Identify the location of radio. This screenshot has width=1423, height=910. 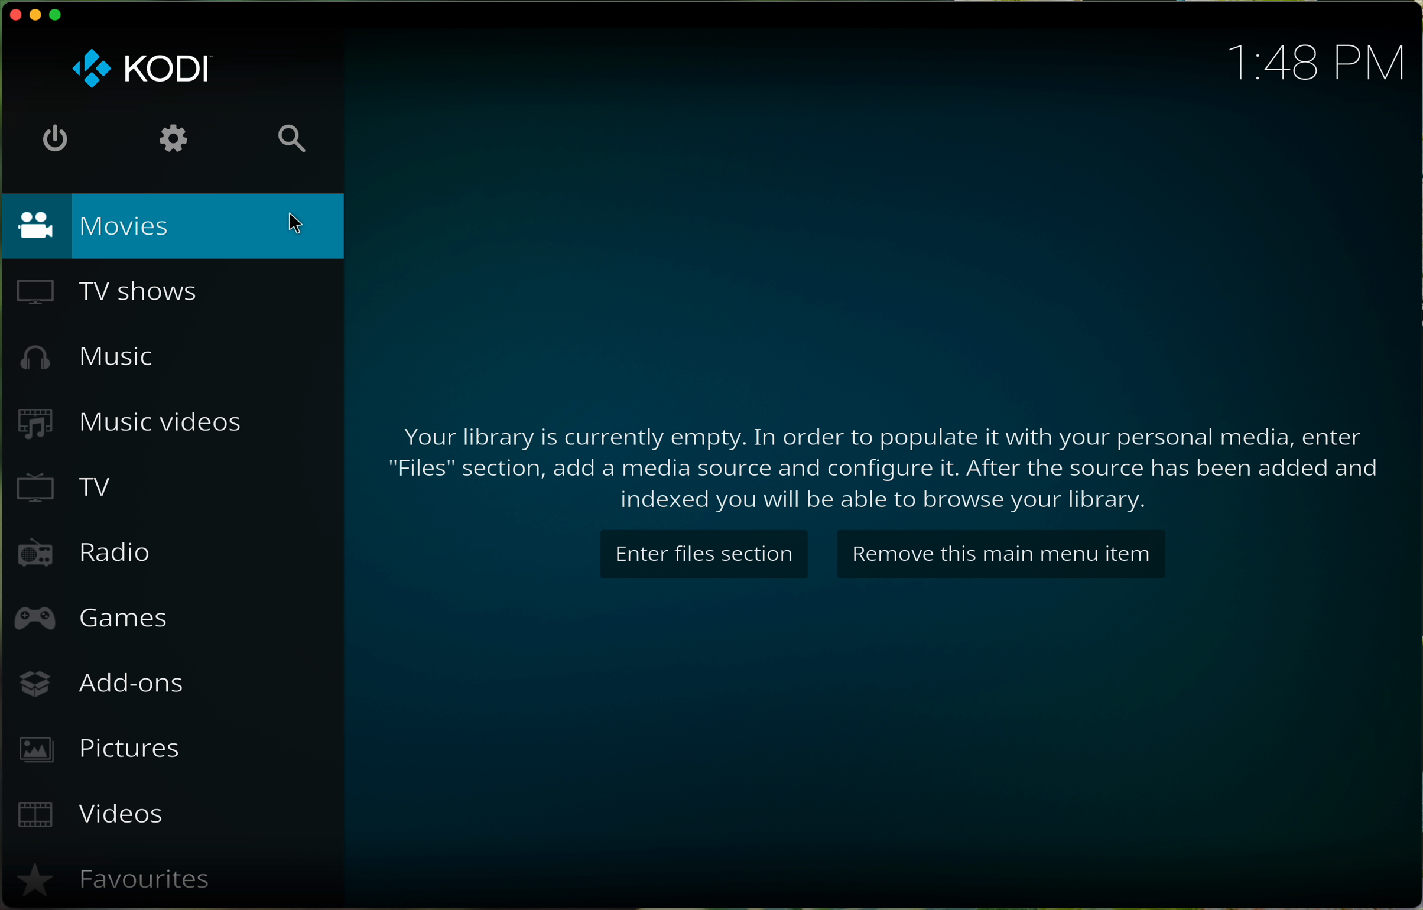
(111, 557).